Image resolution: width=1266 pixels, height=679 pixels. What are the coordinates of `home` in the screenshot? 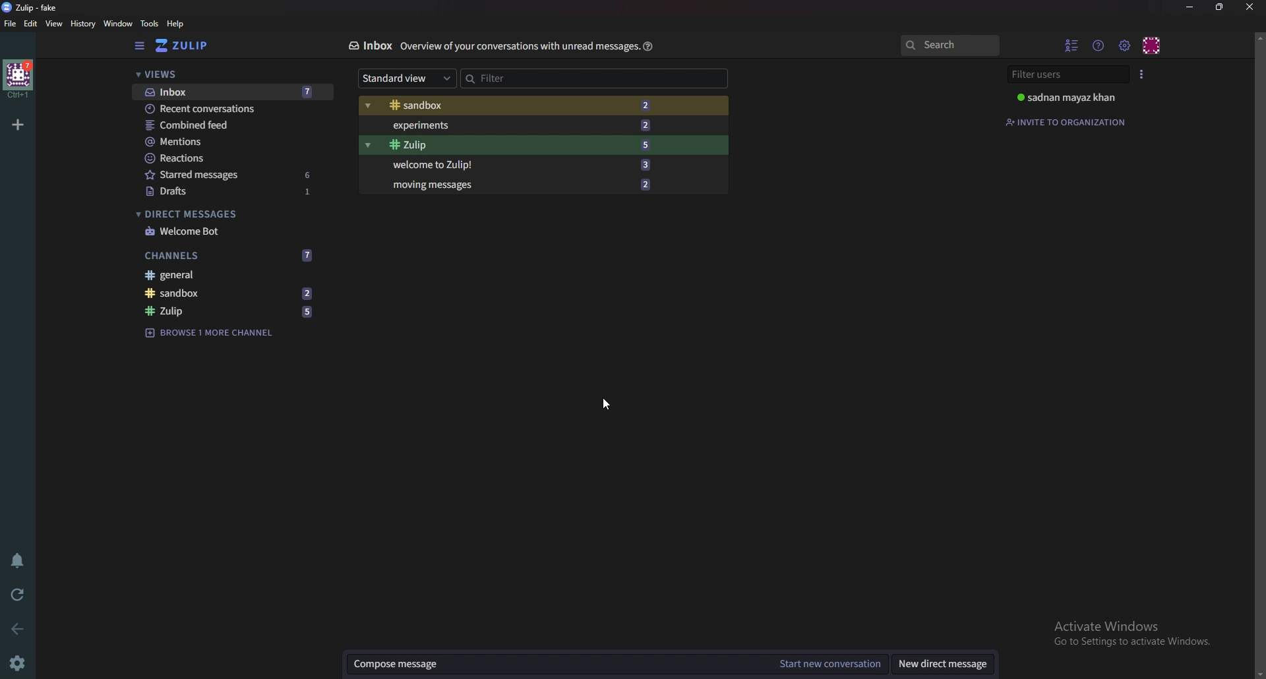 It's located at (18, 80).